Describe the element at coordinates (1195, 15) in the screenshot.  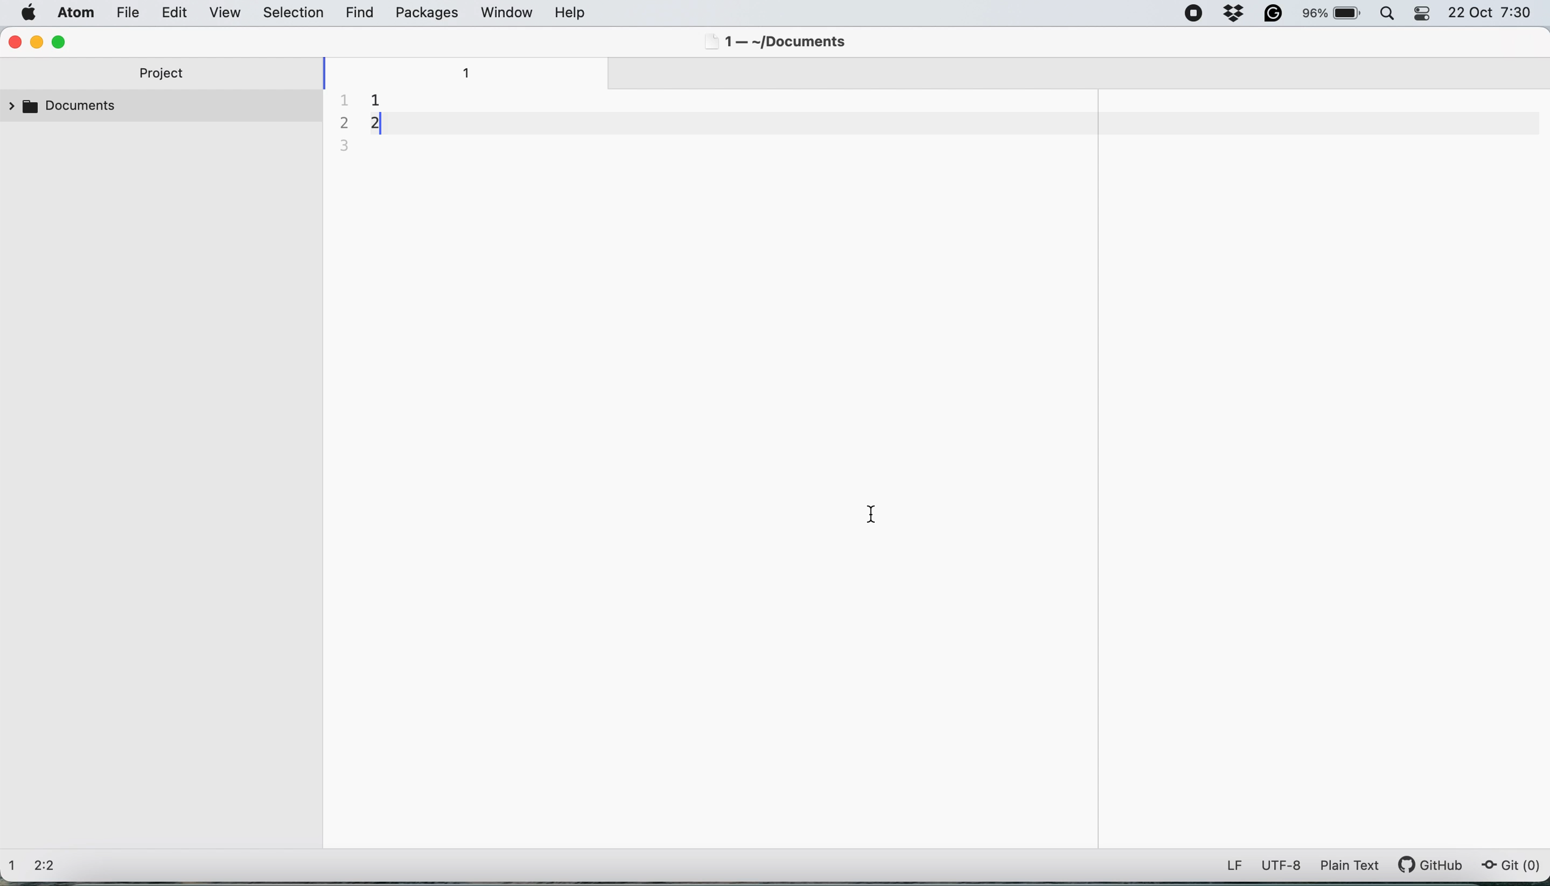
I see `screen recorder` at that location.